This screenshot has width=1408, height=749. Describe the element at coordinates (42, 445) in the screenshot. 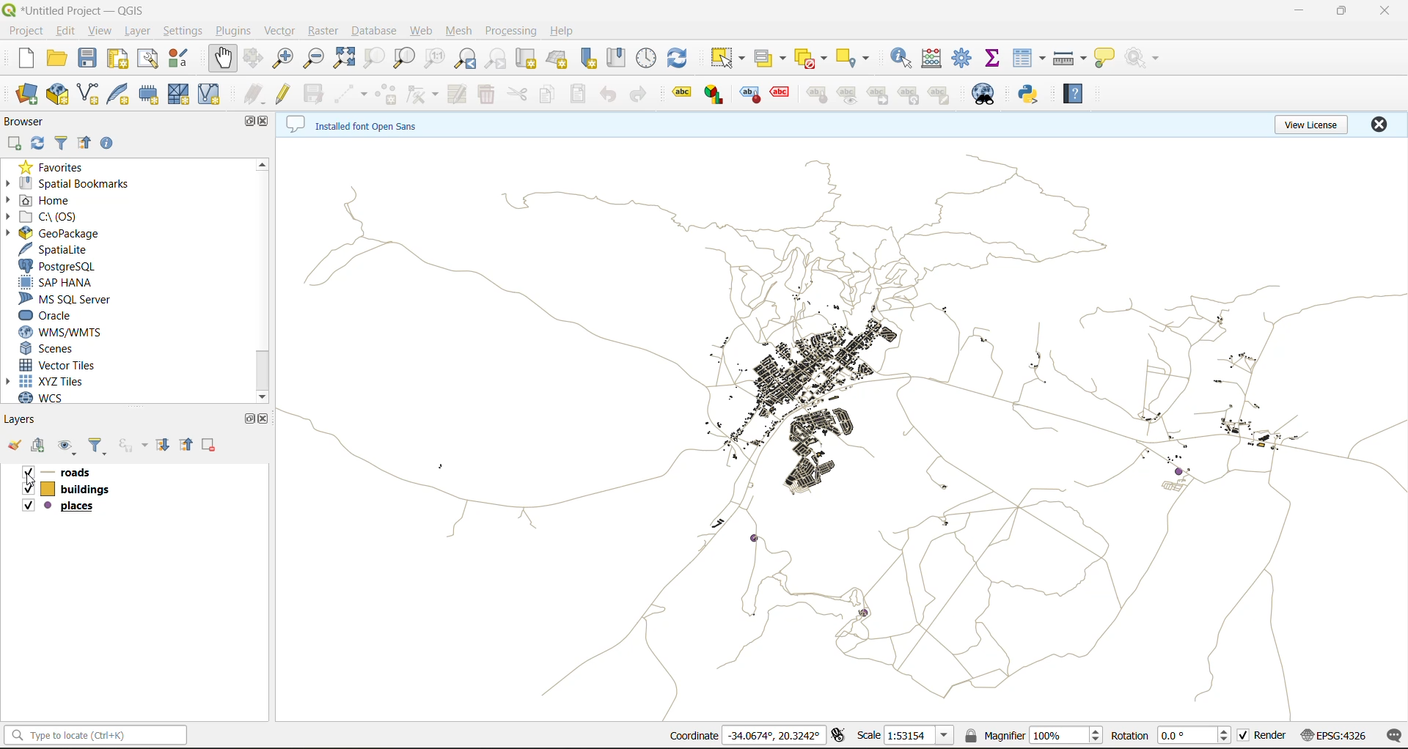

I see `add` at that location.